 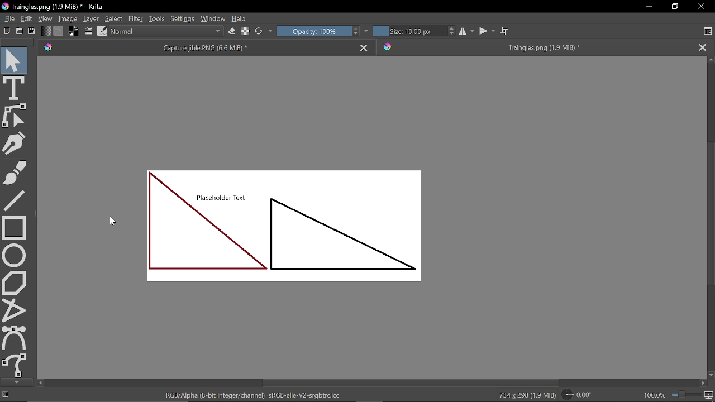 What do you see at coordinates (16, 142) in the screenshot?
I see `Caligraphy` at bounding box center [16, 142].